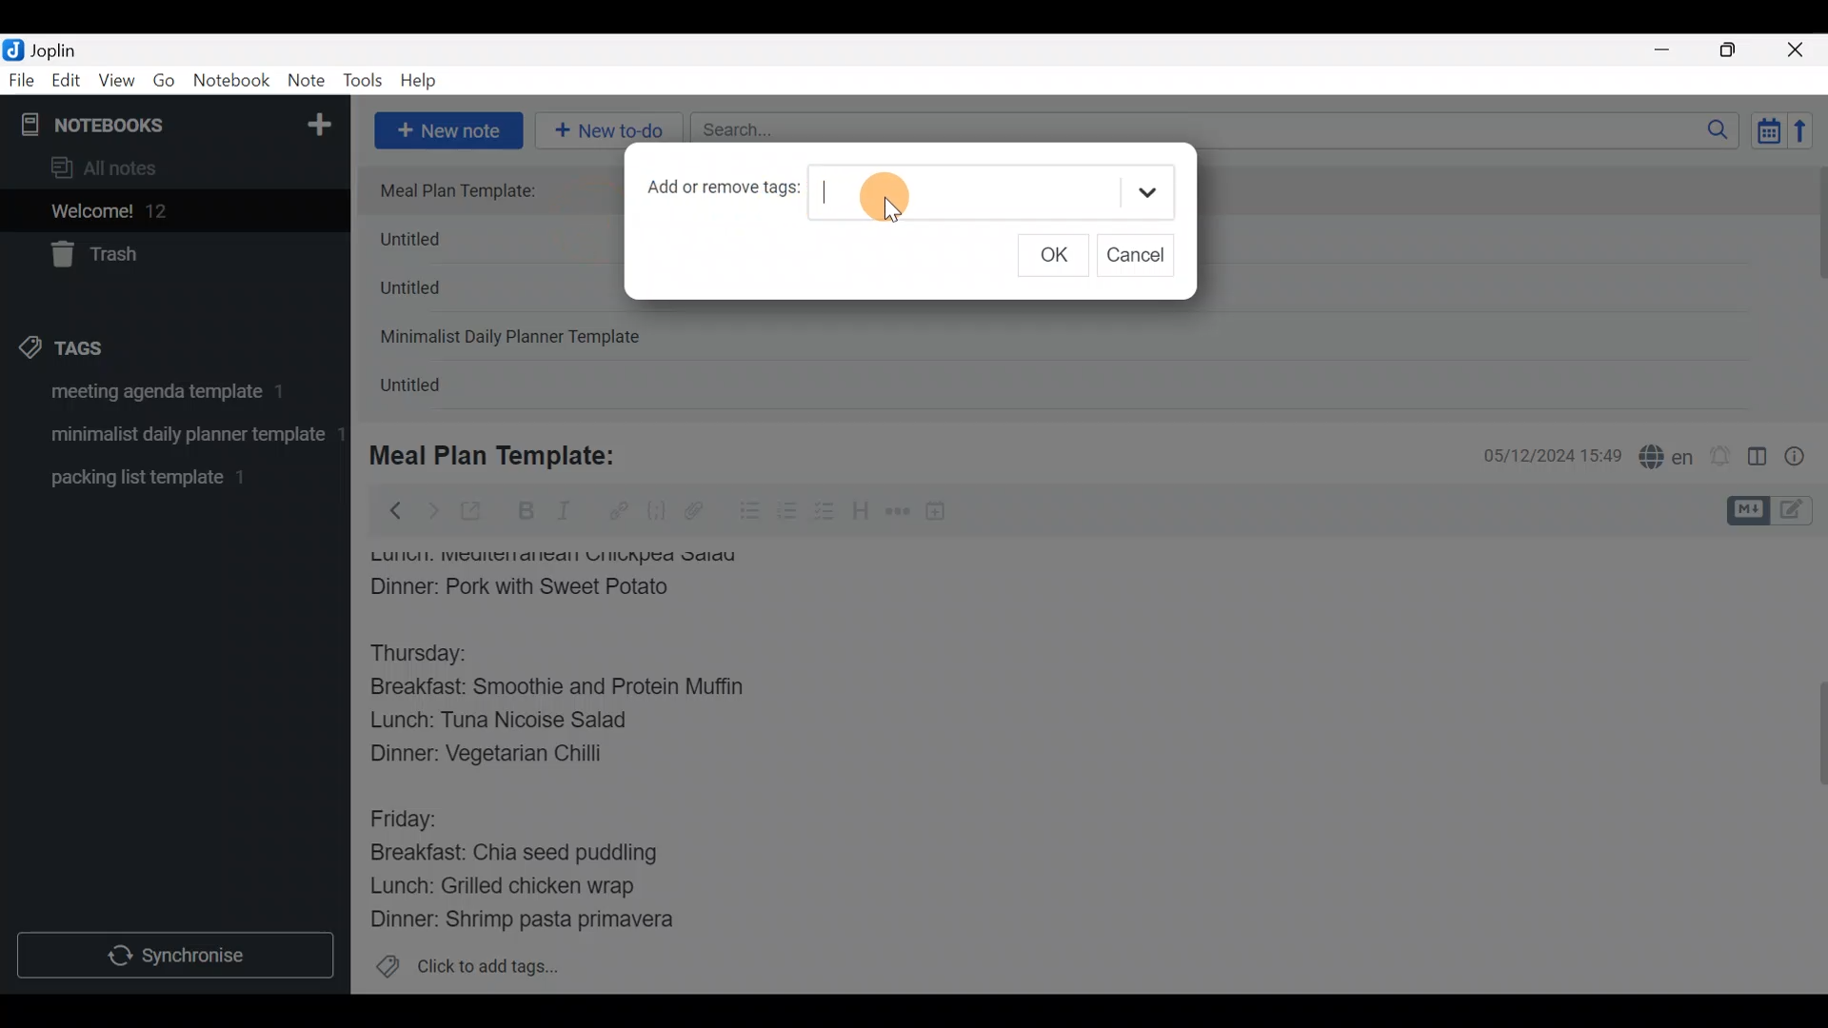 The image size is (1828, 1028). What do you see at coordinates (66, 48) in the screenshot?
I see `Joplin` at bounding box center [66, 48].